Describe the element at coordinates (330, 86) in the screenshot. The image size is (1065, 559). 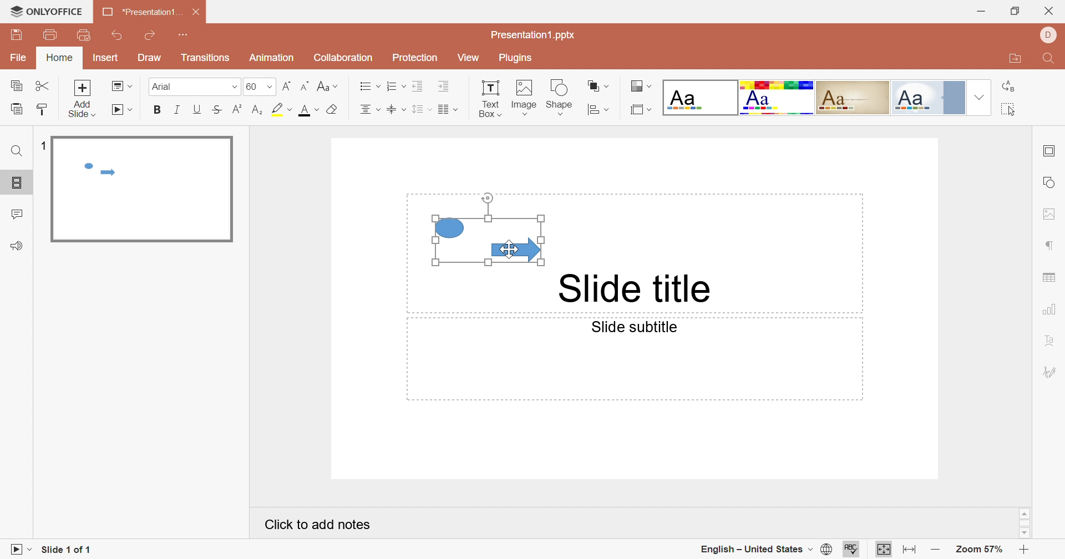
I see `Change case` at that location.